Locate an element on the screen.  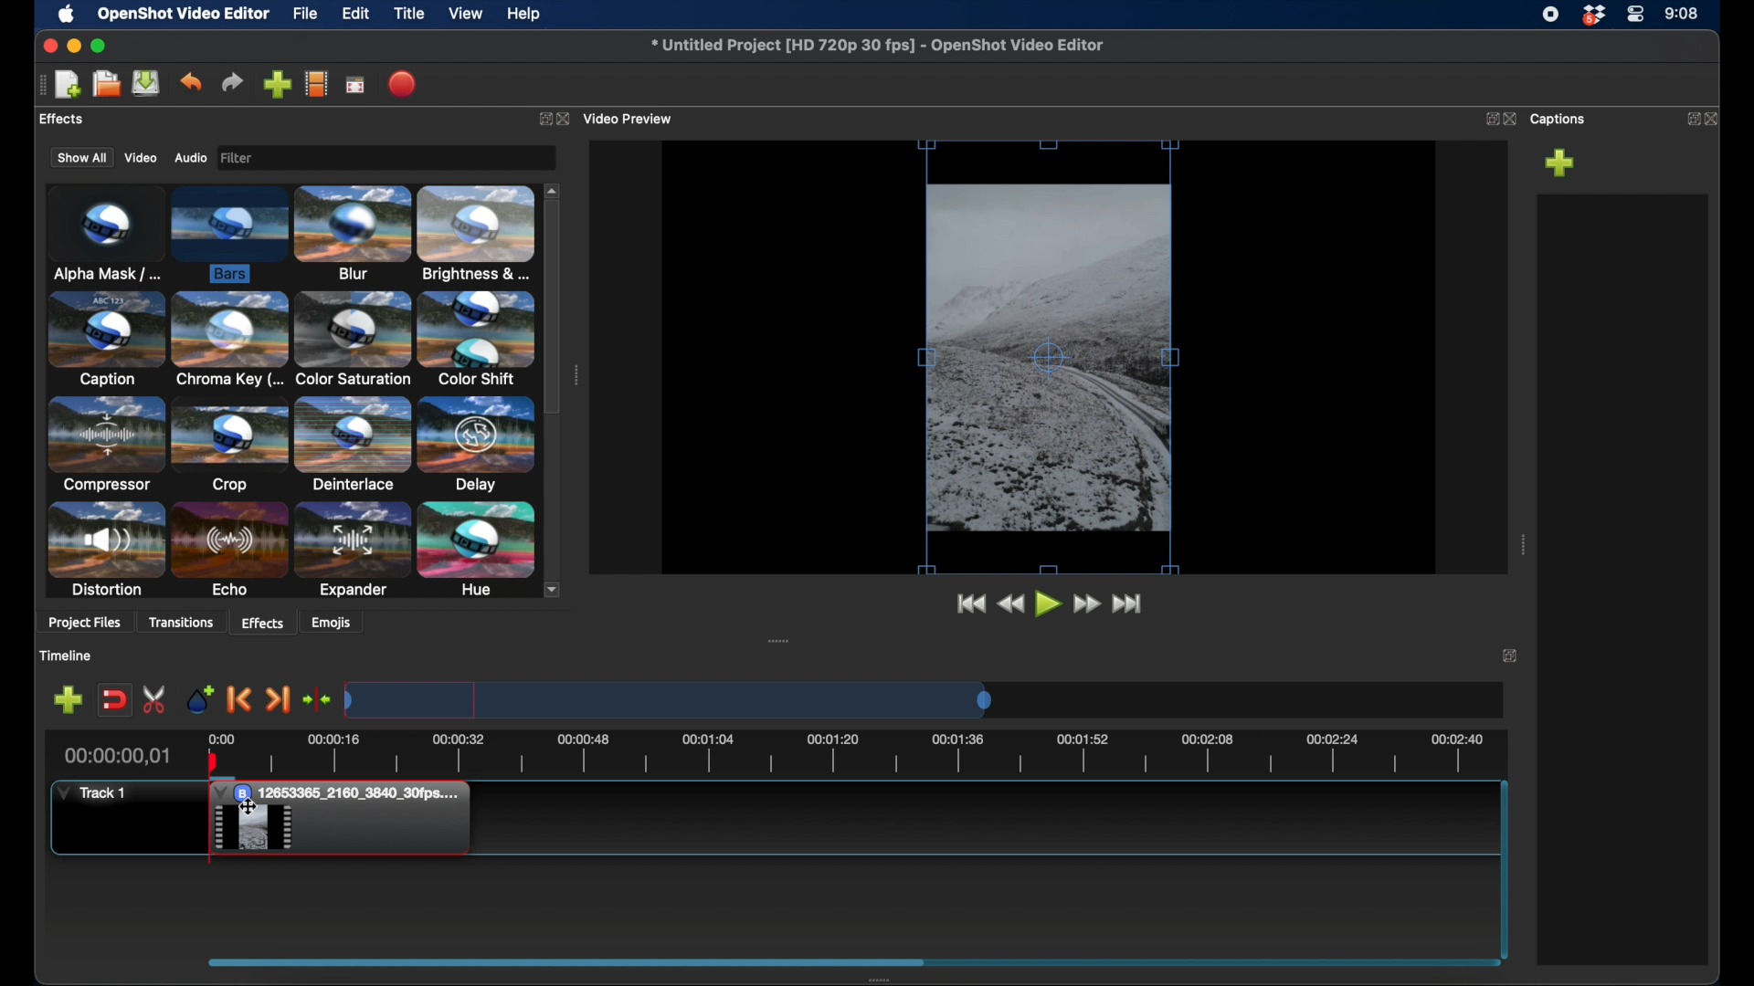
show all is located at coordinates (79, 159).